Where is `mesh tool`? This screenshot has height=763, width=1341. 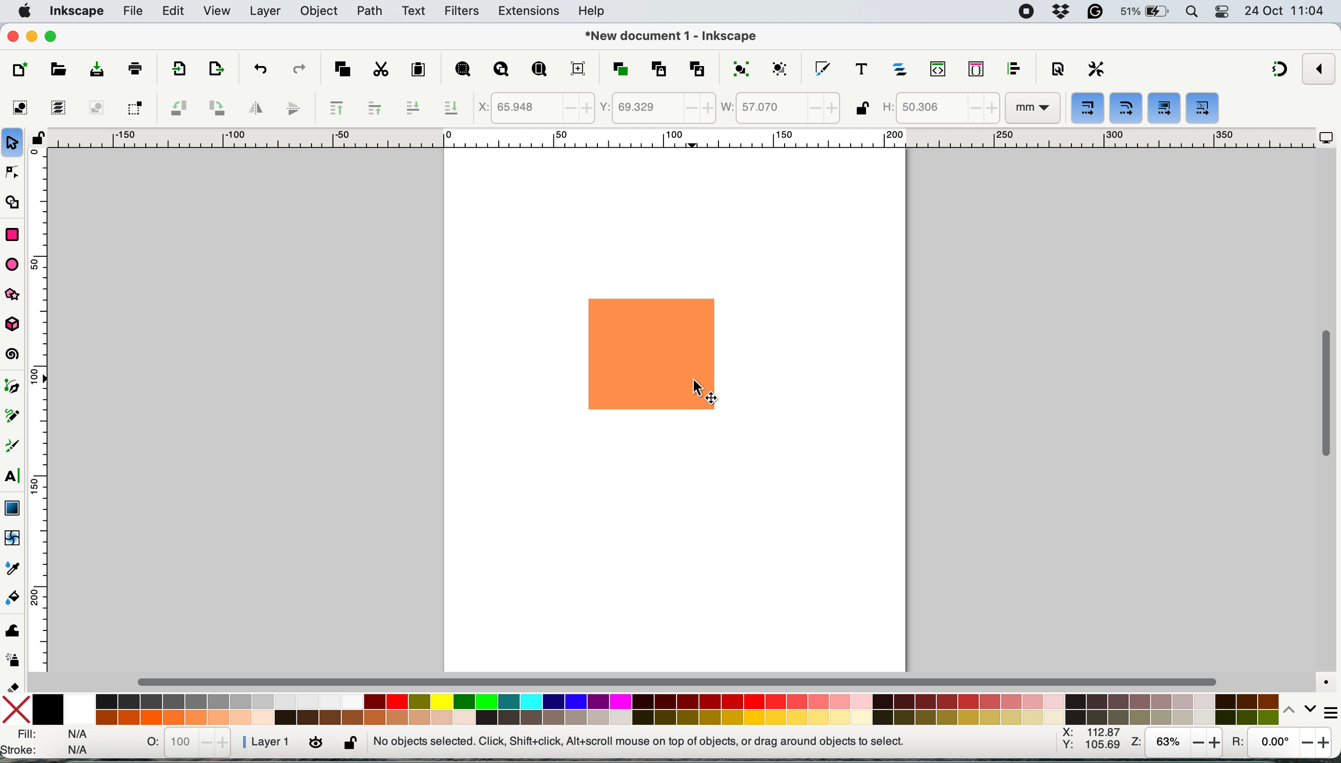 mesh tool is located at coordinates (14, 539).